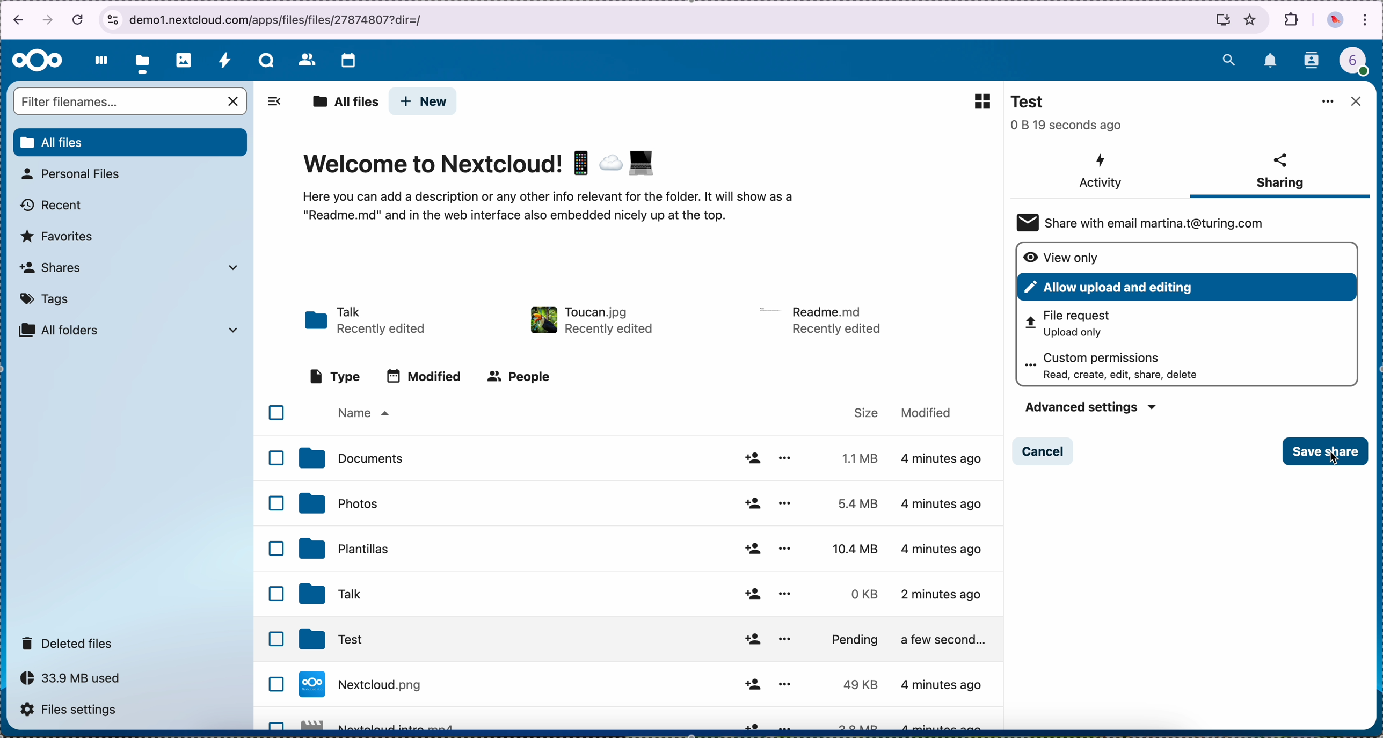 This screenshot has height=738, width=1383. I want to click on more options, so click(1328, 102).